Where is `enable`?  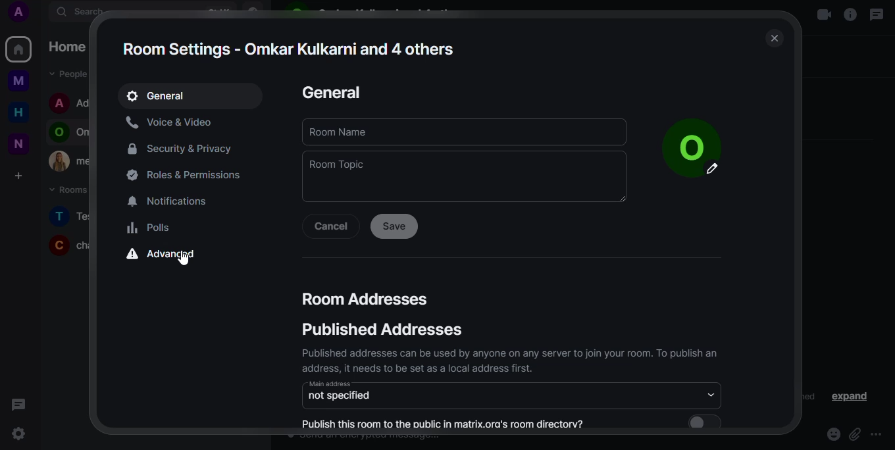 enable is located at coordinates (702, 422).